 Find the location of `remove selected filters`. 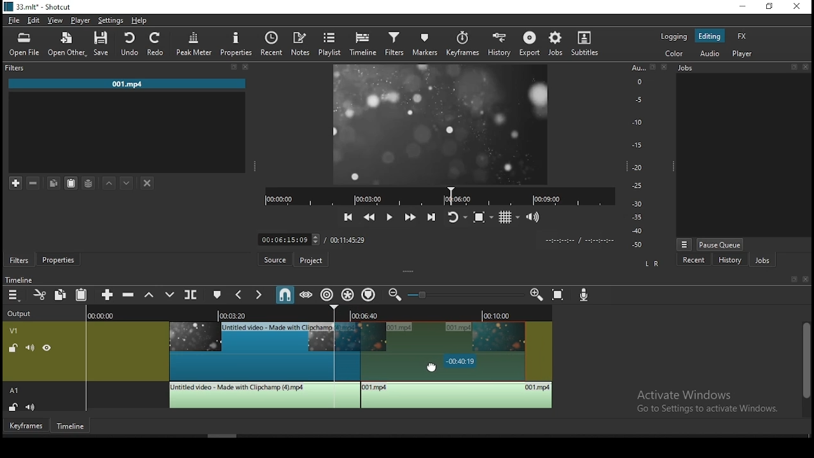

remove selected filters is located at coordinates (35, 181).